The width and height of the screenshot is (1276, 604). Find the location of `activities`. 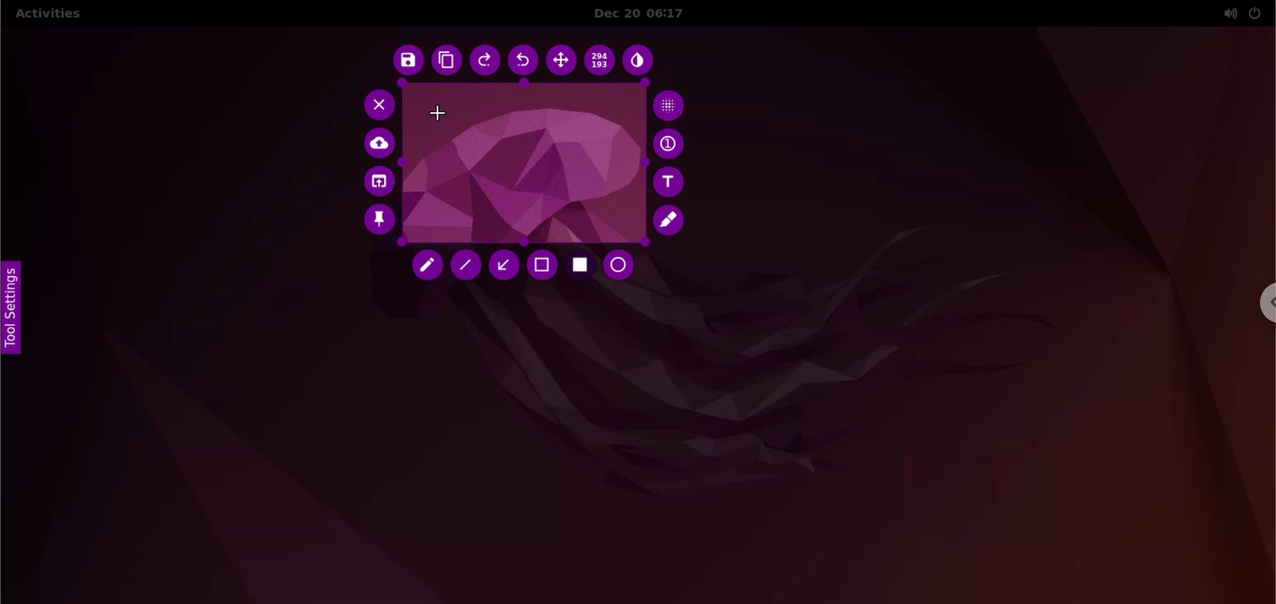

activities is located at coordinates (47, 15).